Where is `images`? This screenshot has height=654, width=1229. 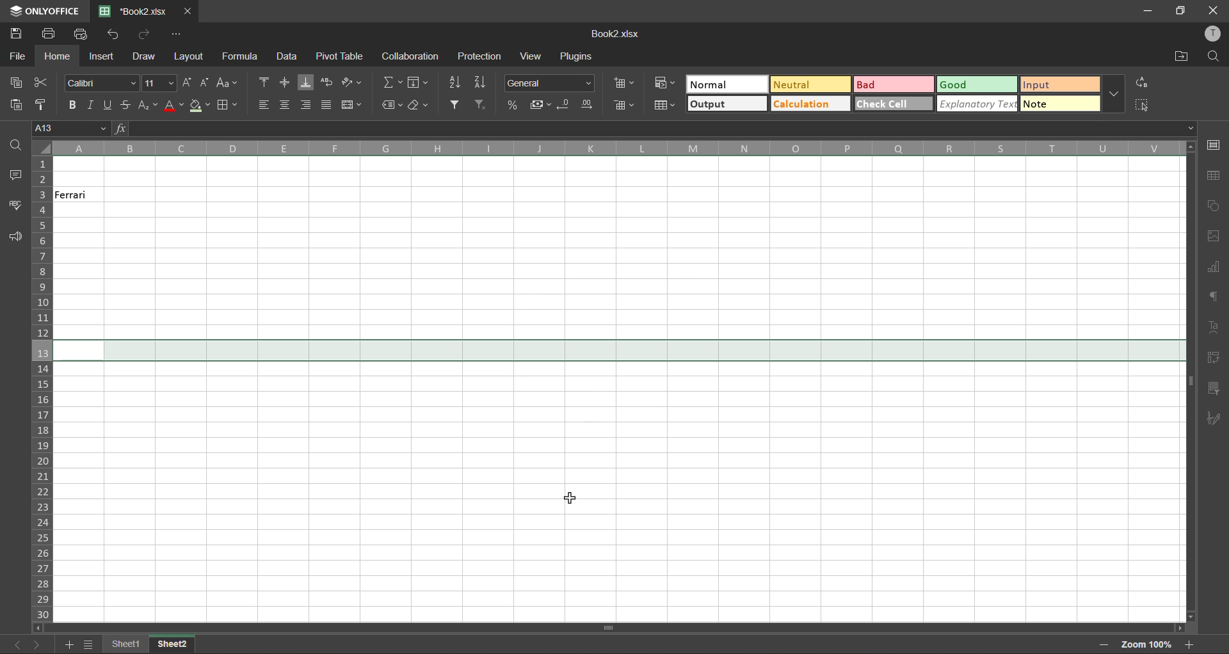 images is located at coordinates (1215, 239).